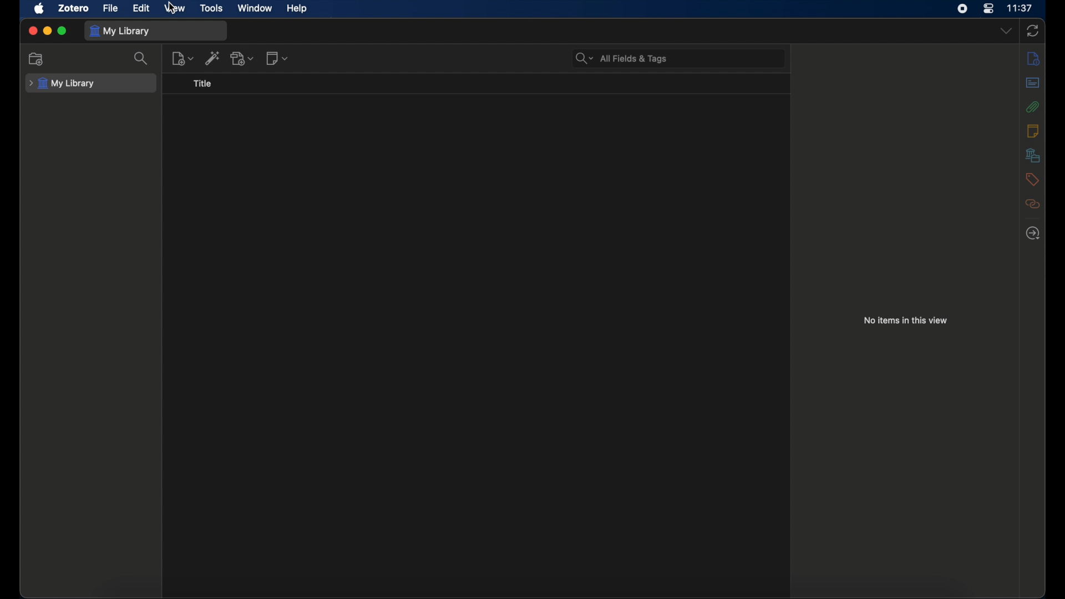  Describe the element at coordinates (1032, 130) in the screenshot. I see `notes` at that location.